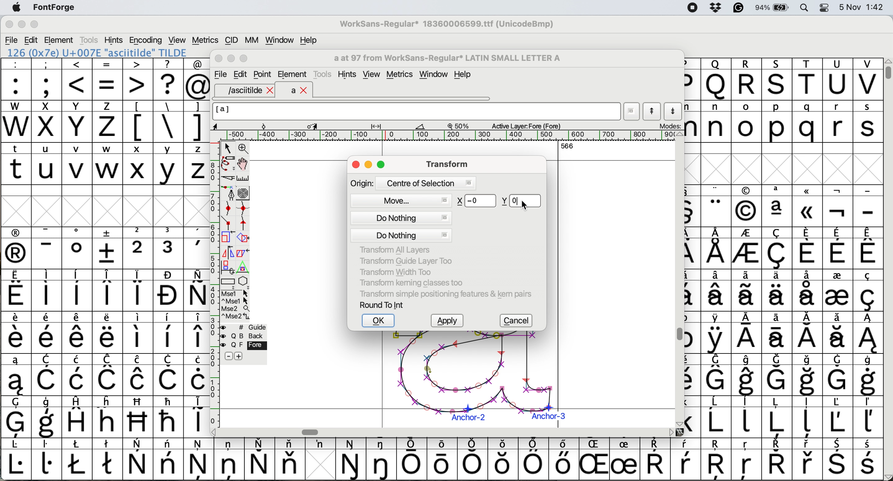 Image resolution: width=893 pixels, height=481 pixels. Describe the element at coordinates (214, 276) in the screenshot. I see `vertical scale` at that location.